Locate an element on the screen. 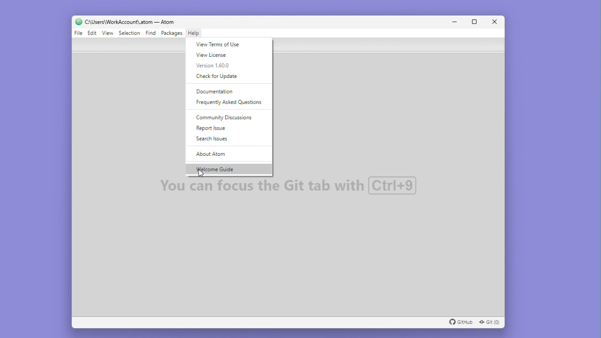  GitHub is located at coordinates (463, 322).